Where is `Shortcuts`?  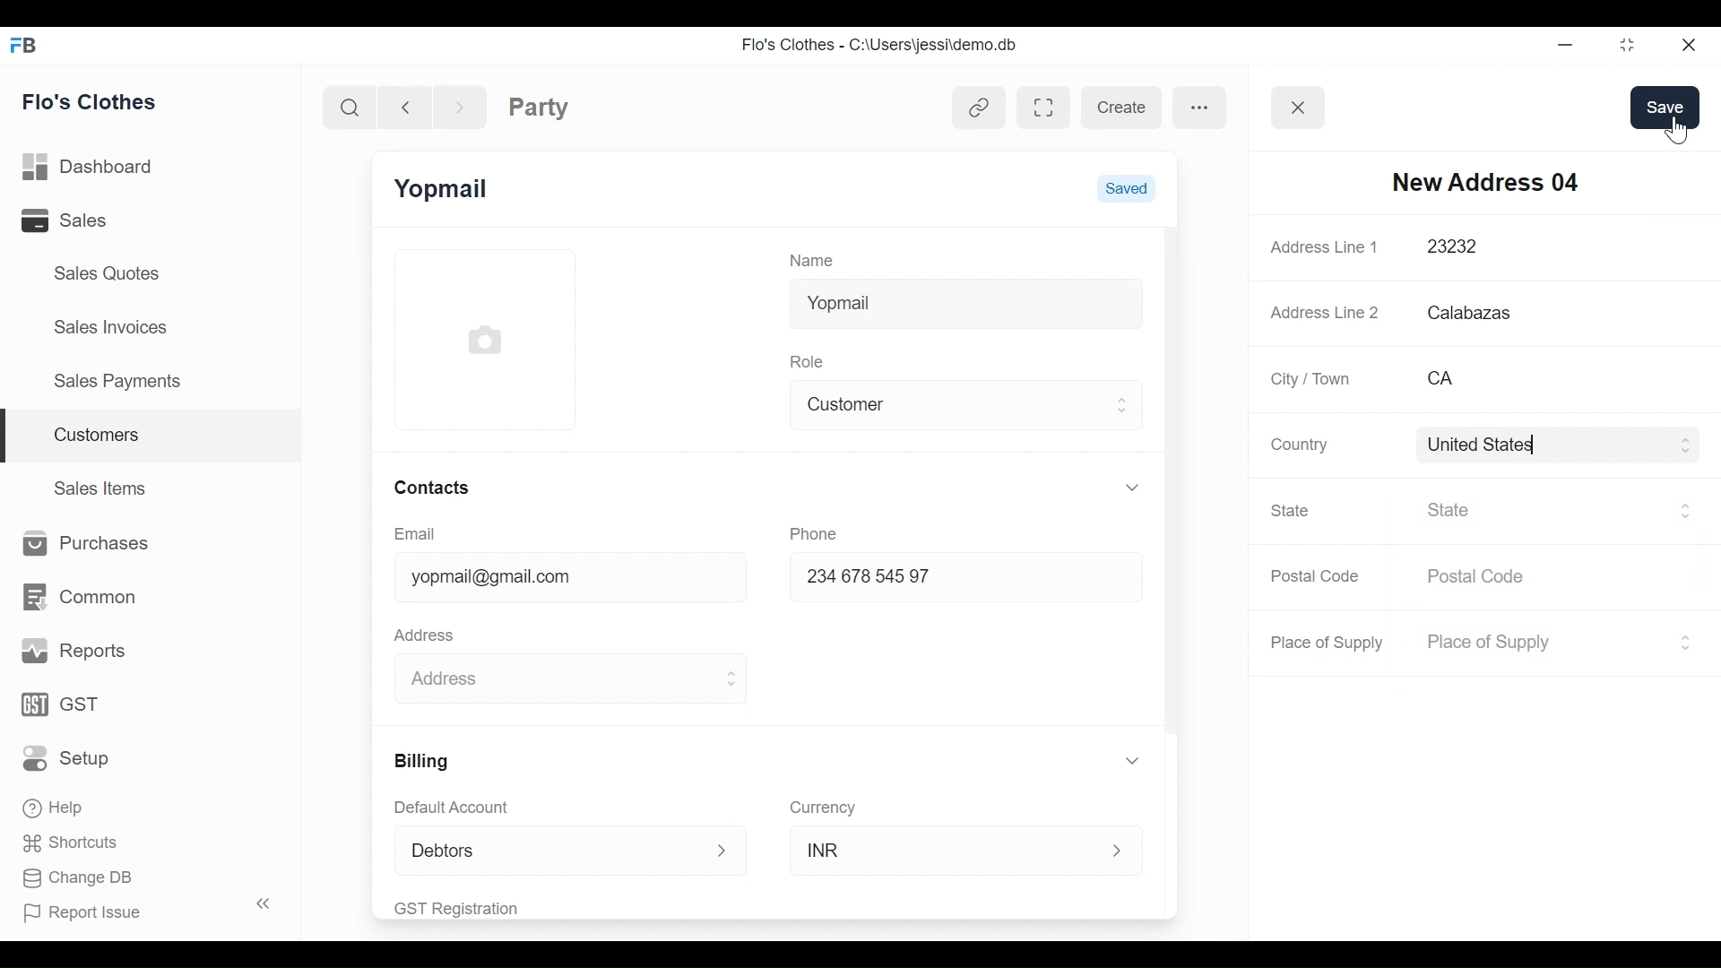
Shortcuts is located at coordinates (65, 842).